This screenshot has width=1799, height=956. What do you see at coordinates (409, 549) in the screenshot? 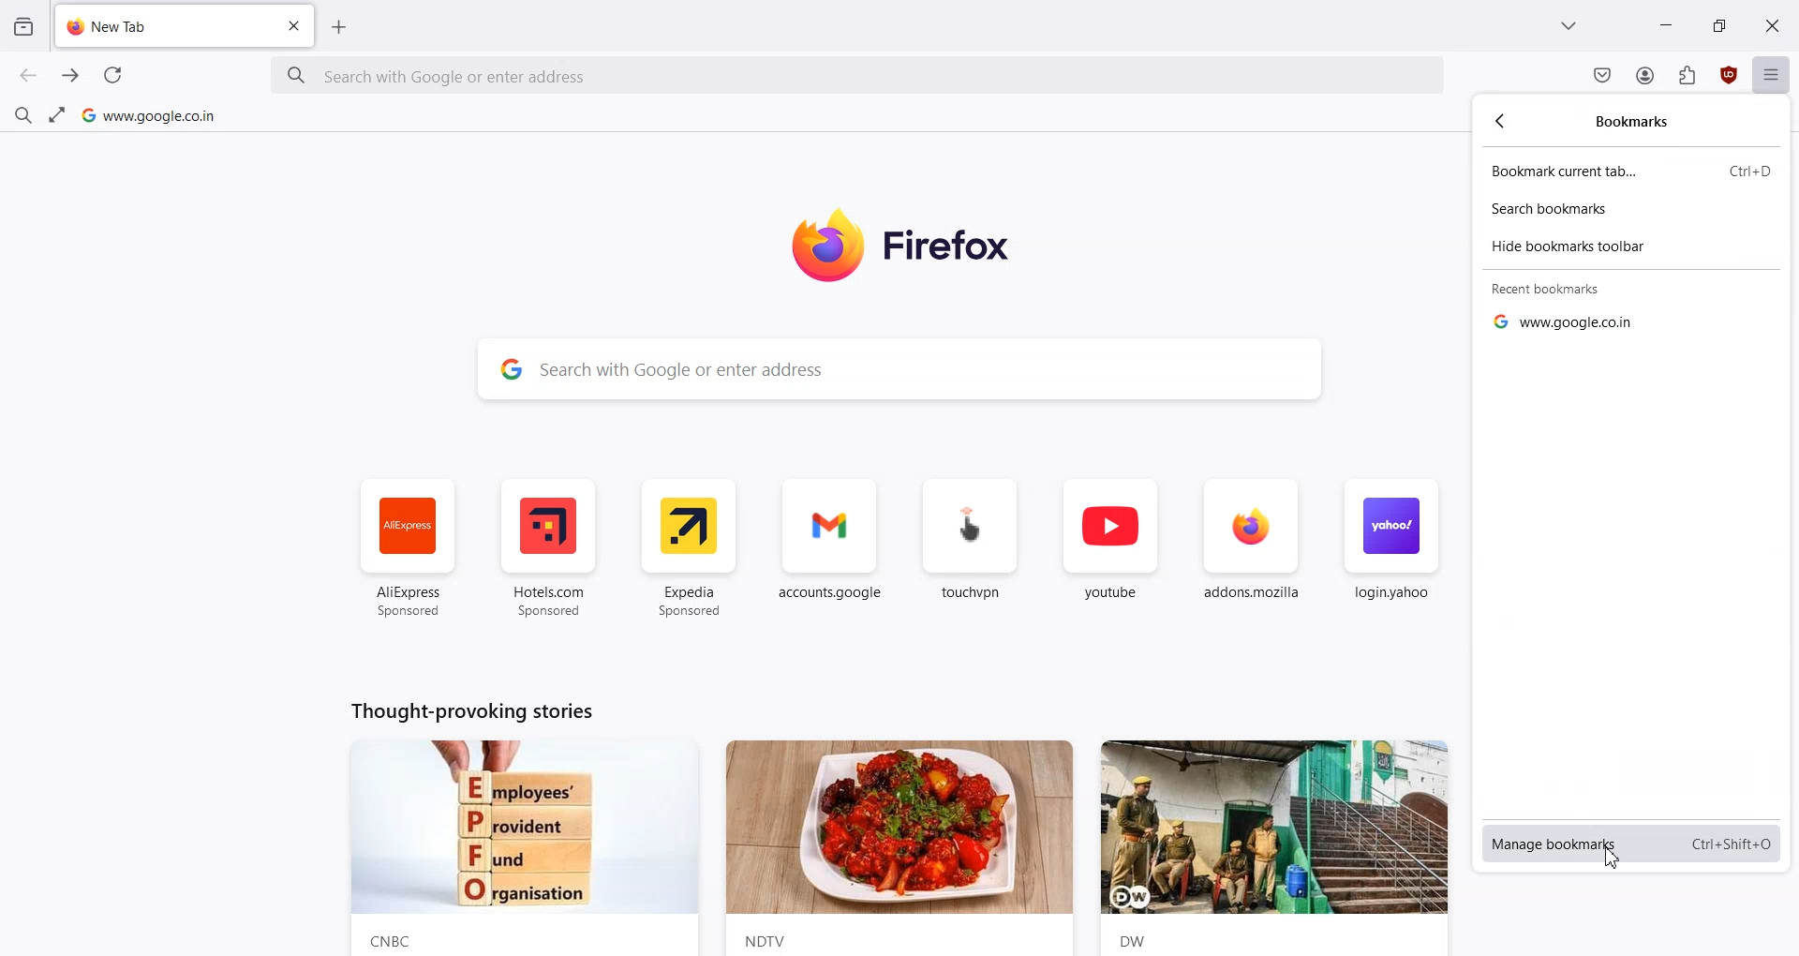
I see `AliExpress Sponsored` at bounding box center [409, 549].